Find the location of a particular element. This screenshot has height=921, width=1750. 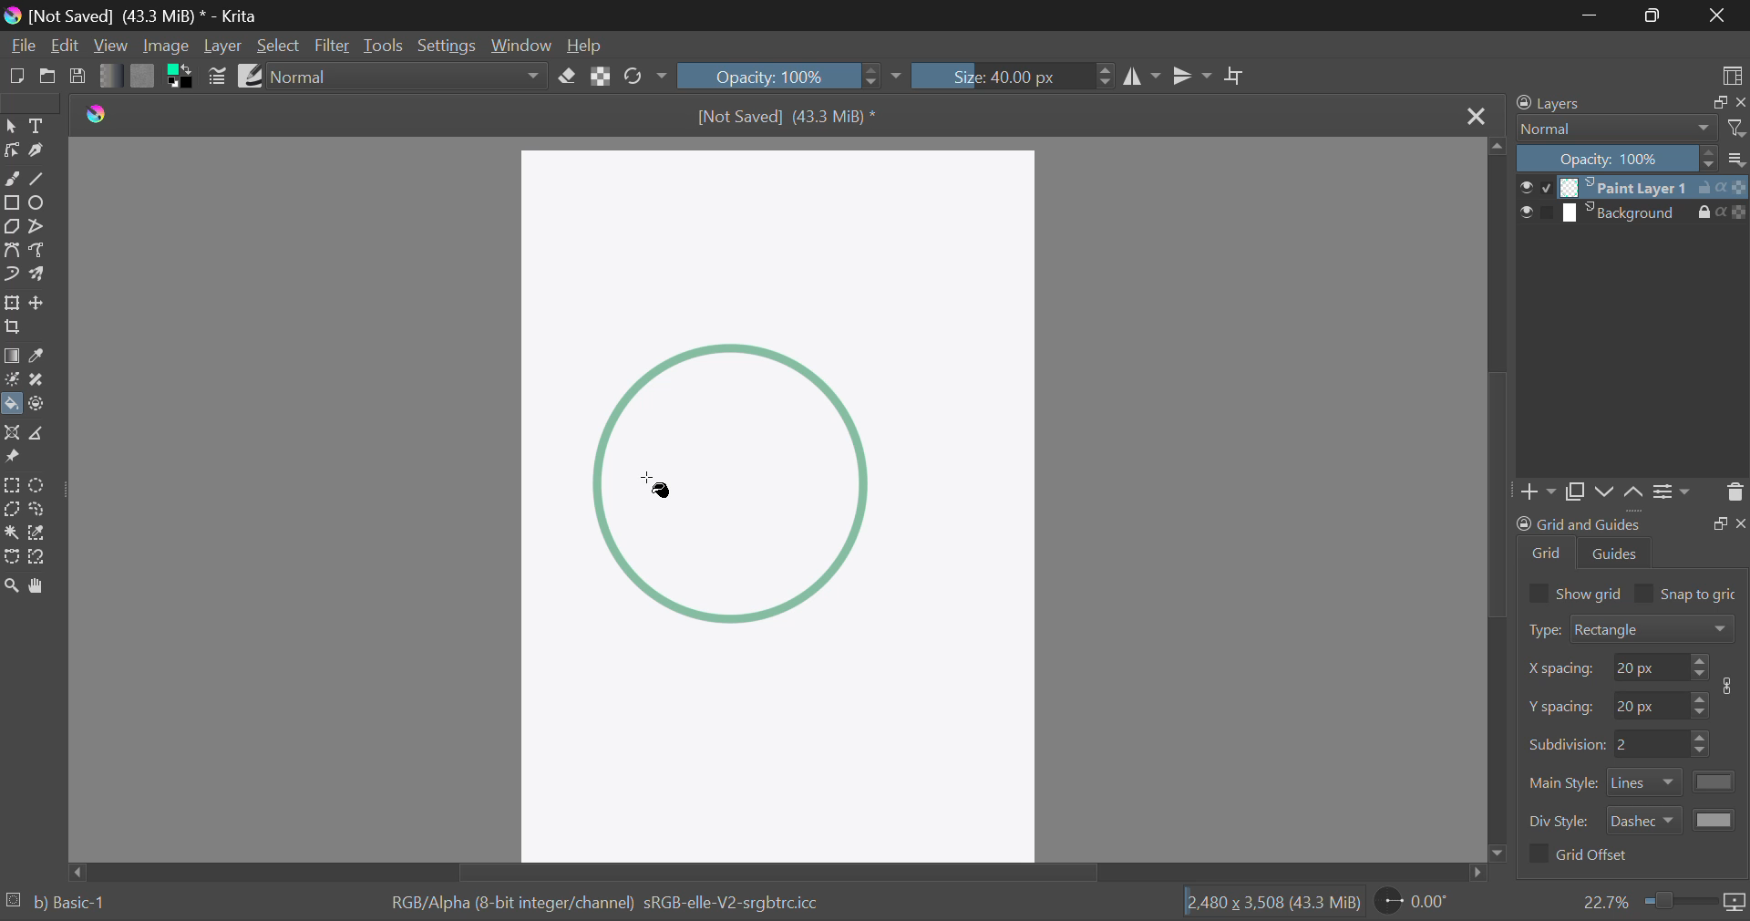

Scroll Bar is located at coordinates (778, 873).